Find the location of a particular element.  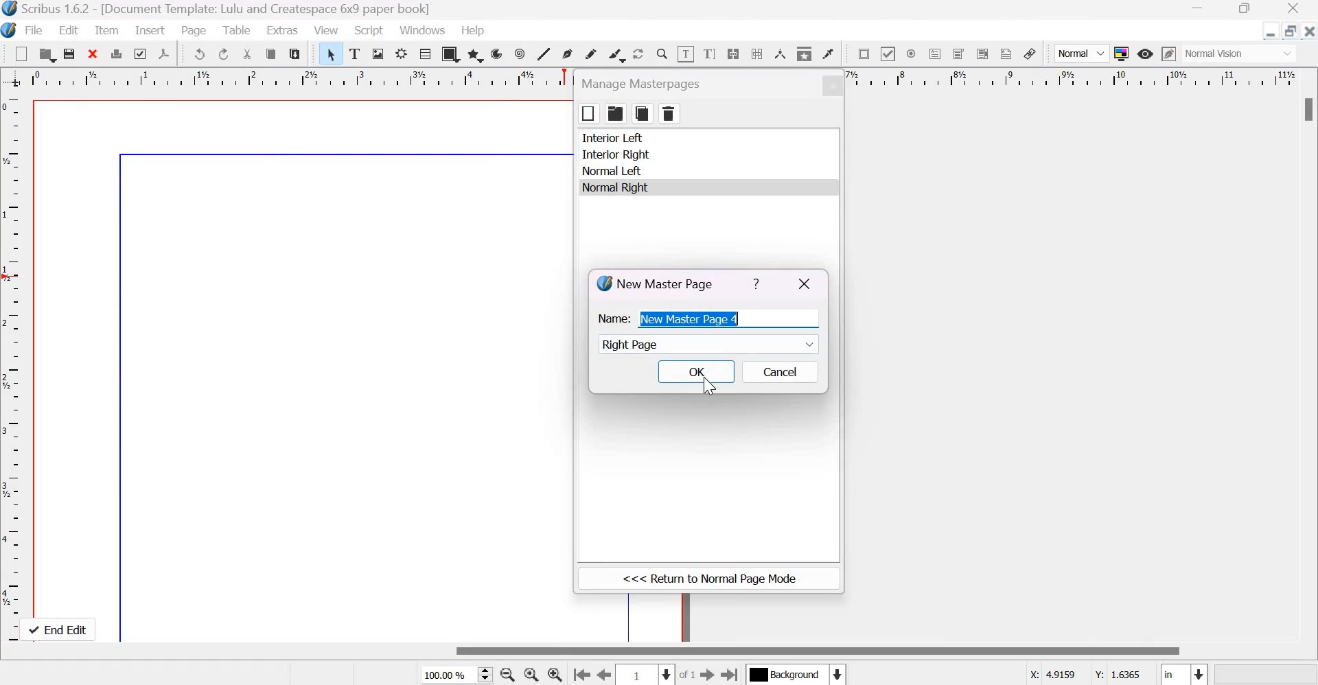

Scrollbar is located at coordinates (818, 651).